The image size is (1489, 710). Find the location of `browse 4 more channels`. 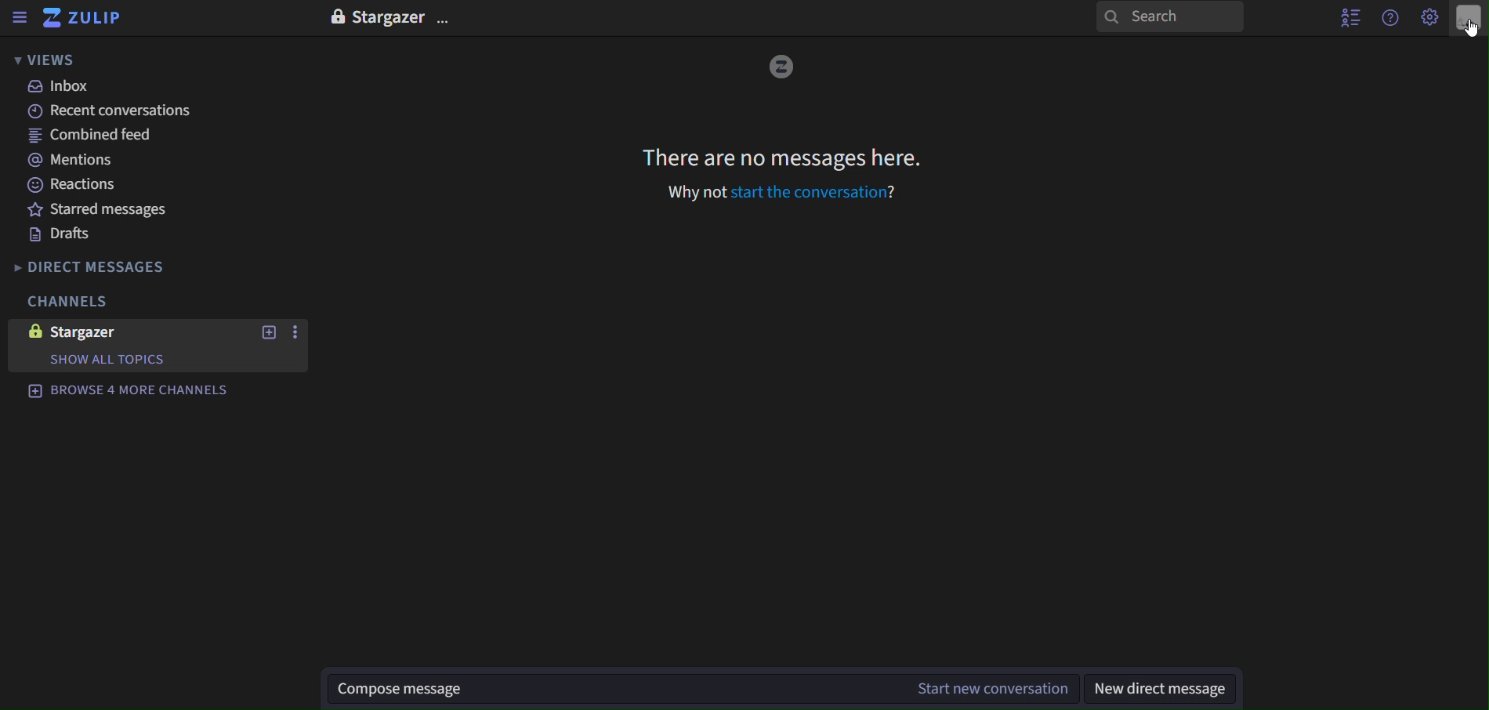

browse 4 more channels is located at coordinates (125, 390).